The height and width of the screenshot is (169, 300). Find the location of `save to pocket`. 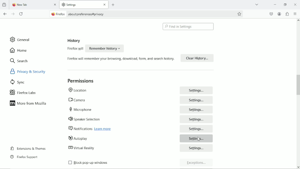

save to pocket is located at coordinates (271, 13).